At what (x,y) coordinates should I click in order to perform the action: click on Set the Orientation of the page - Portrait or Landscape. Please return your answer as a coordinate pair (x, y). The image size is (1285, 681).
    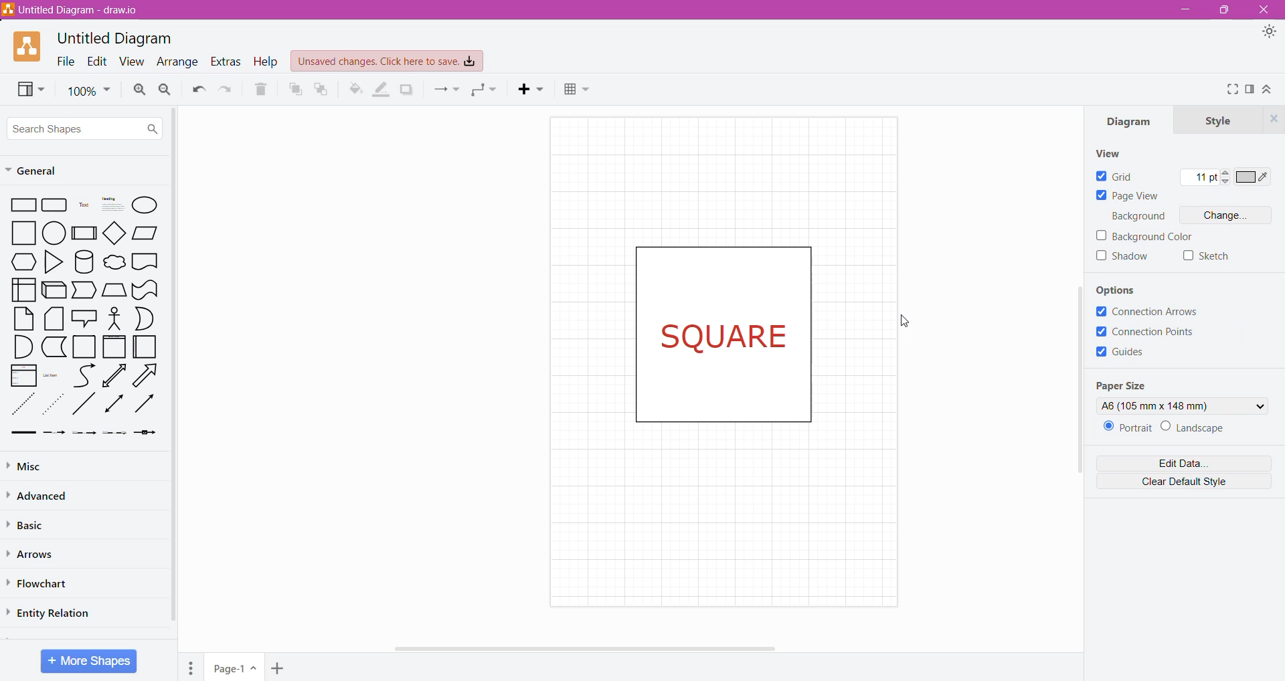
    Looking at the image, I should click on (1168, 428).